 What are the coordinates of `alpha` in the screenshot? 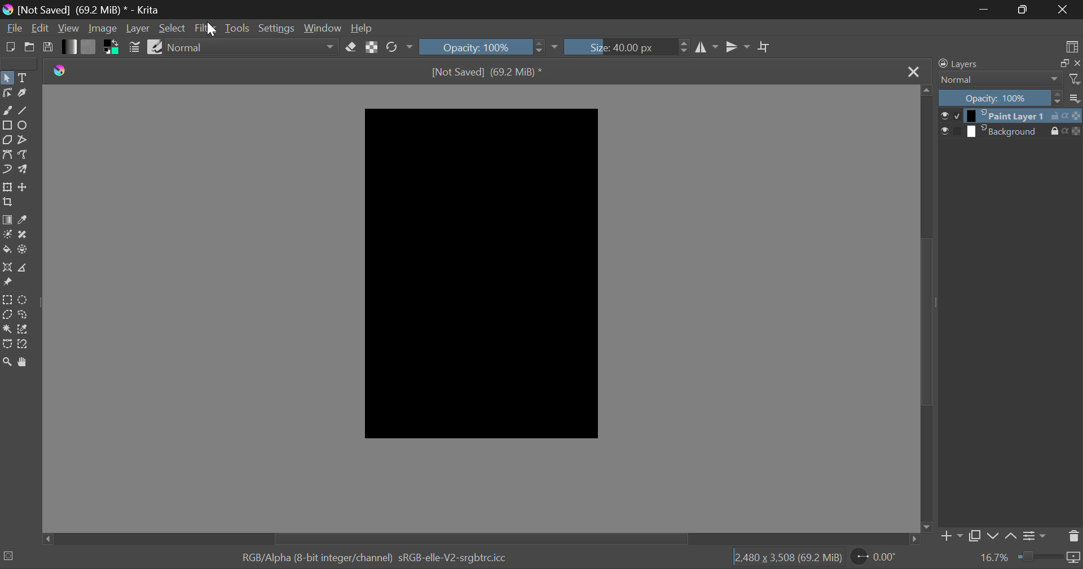 It's located at (1066, 115).